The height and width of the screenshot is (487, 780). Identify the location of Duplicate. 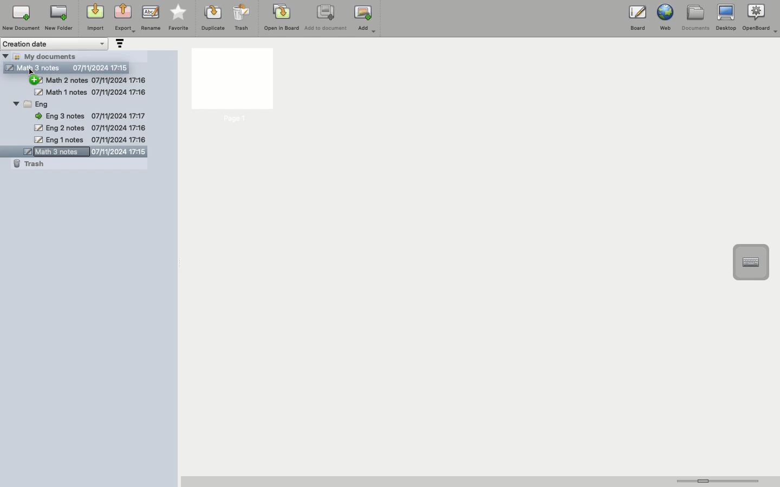
(212, 18).